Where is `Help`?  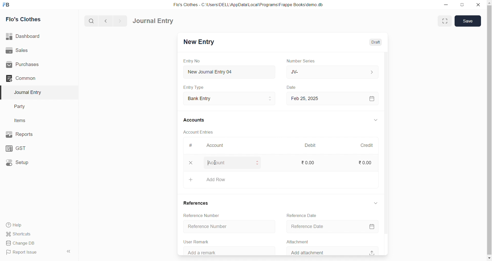 Help is located at coordinates (37, 225).